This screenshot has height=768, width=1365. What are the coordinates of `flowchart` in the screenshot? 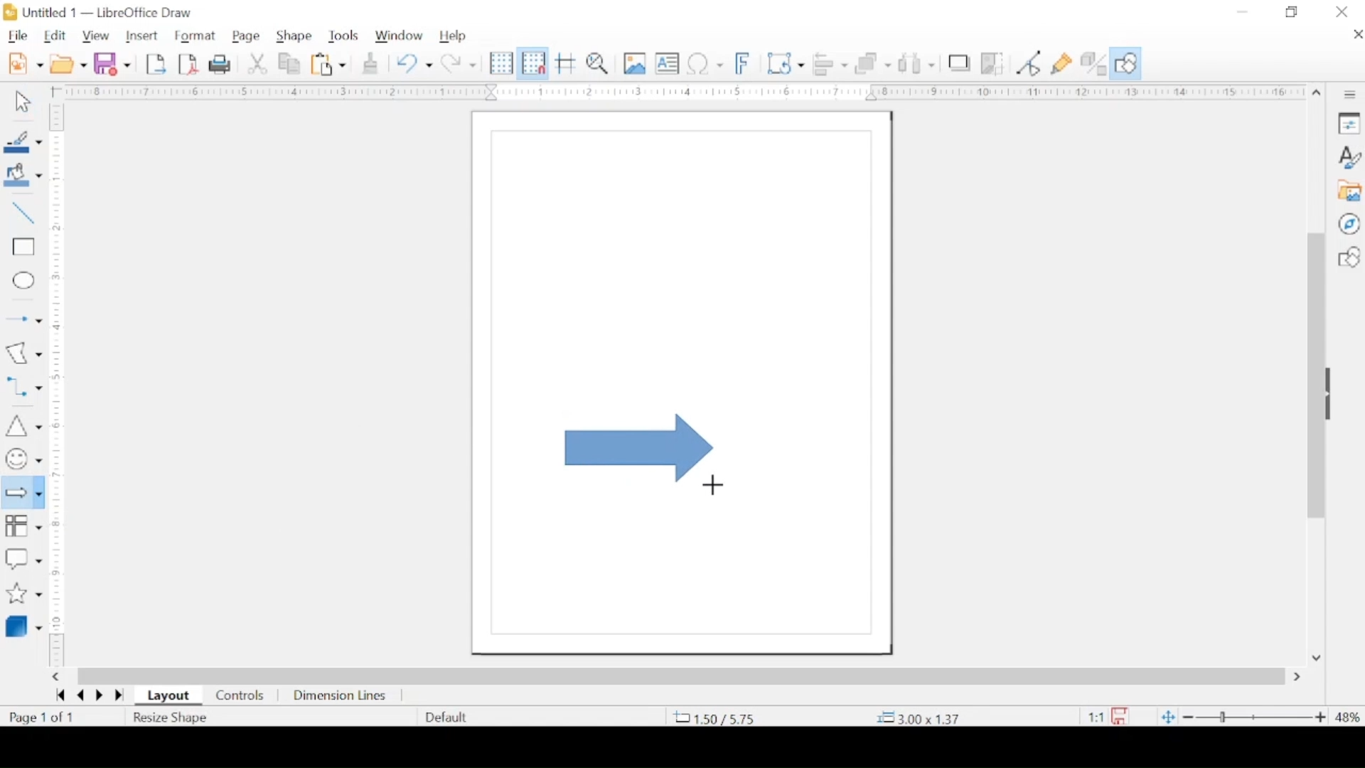 It's located at (23, 528).